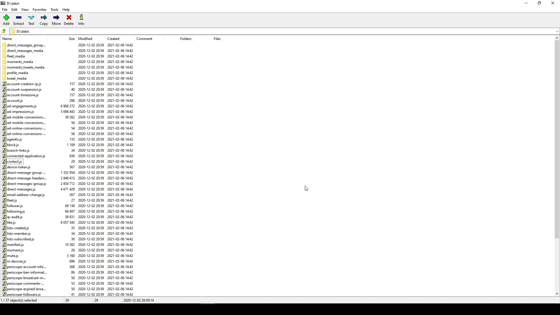 The width and height of the screenshot is (560, 315). What do you see at coordinates (554, 3) in the screenshot?
I see `close` at bounding box center [554, 3].